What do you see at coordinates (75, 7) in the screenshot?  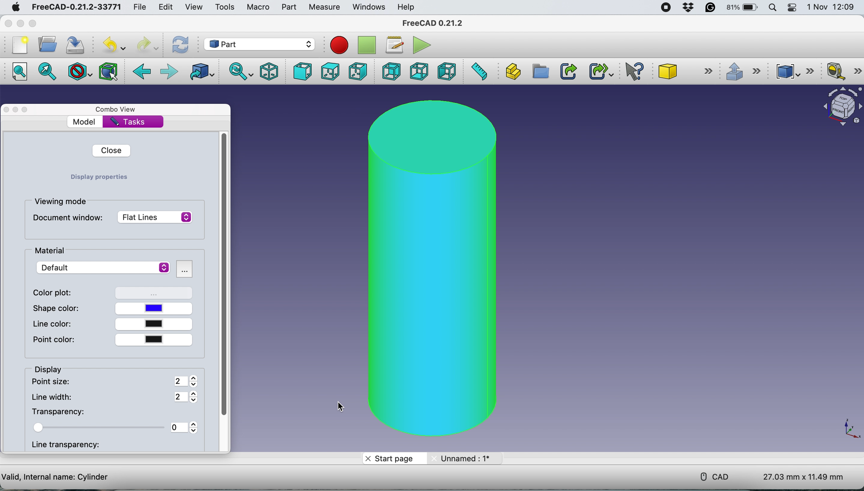 I see `freecad` at bounding box center [75, 7].